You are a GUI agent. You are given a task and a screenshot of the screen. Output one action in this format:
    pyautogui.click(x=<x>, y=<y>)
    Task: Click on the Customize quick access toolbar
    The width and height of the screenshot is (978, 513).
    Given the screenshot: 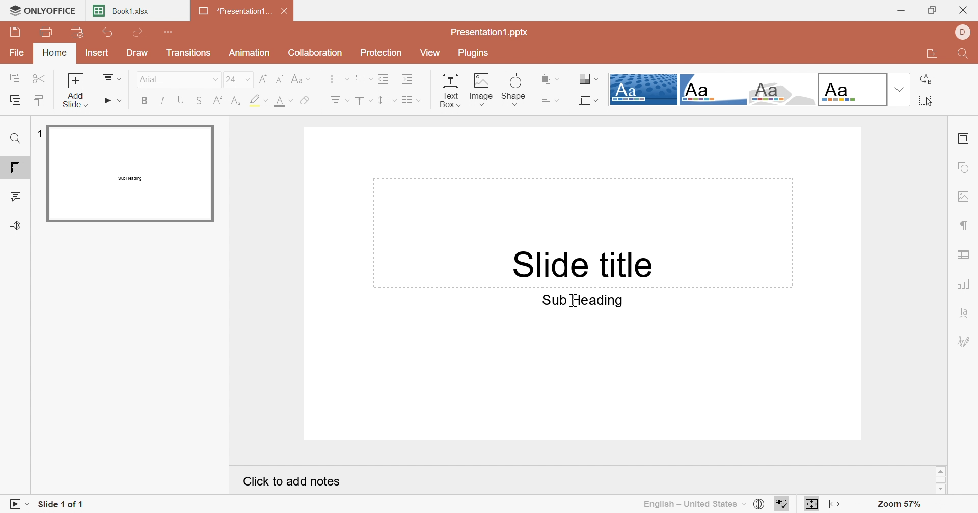 What is the action you would take?
    pyautogui.click(x=167, y=32)
    